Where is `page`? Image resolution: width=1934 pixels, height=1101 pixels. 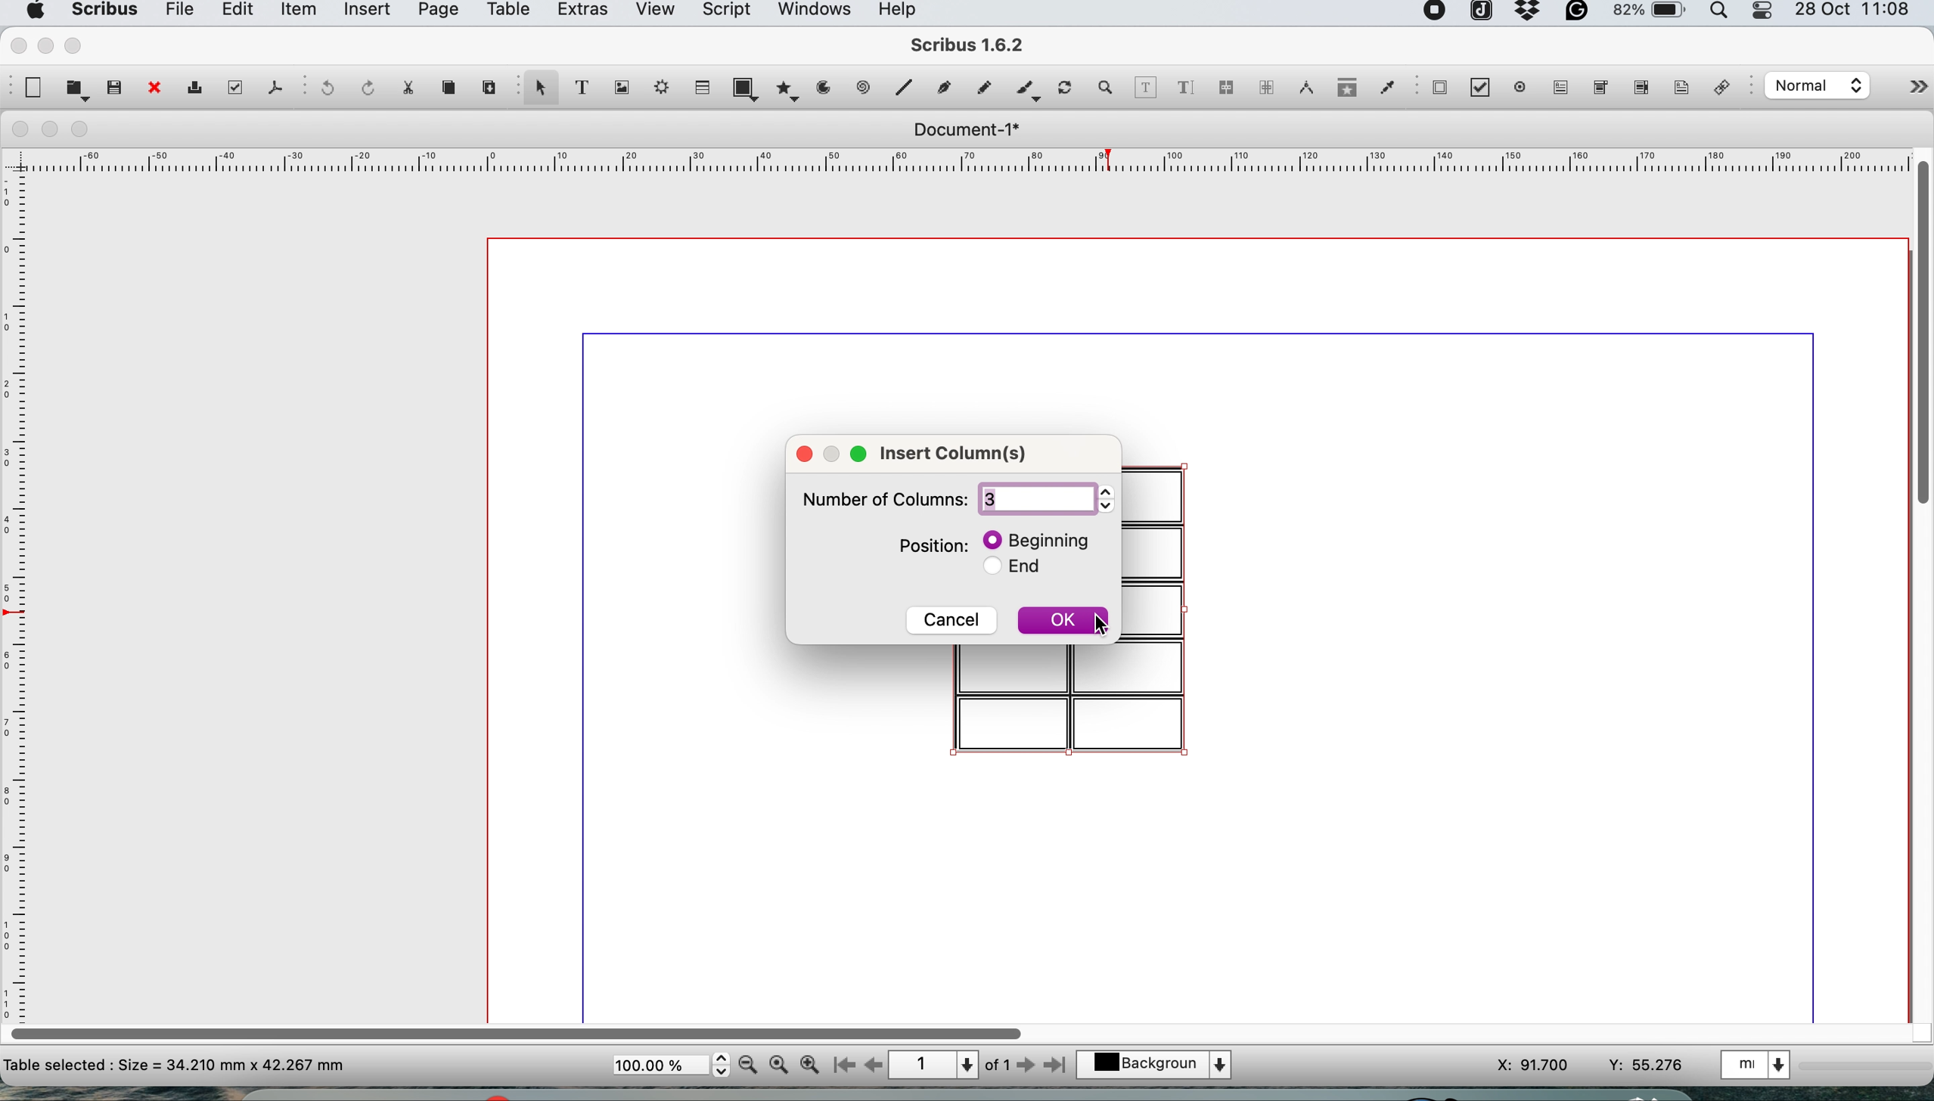
page is located at coordinates (436, 13).